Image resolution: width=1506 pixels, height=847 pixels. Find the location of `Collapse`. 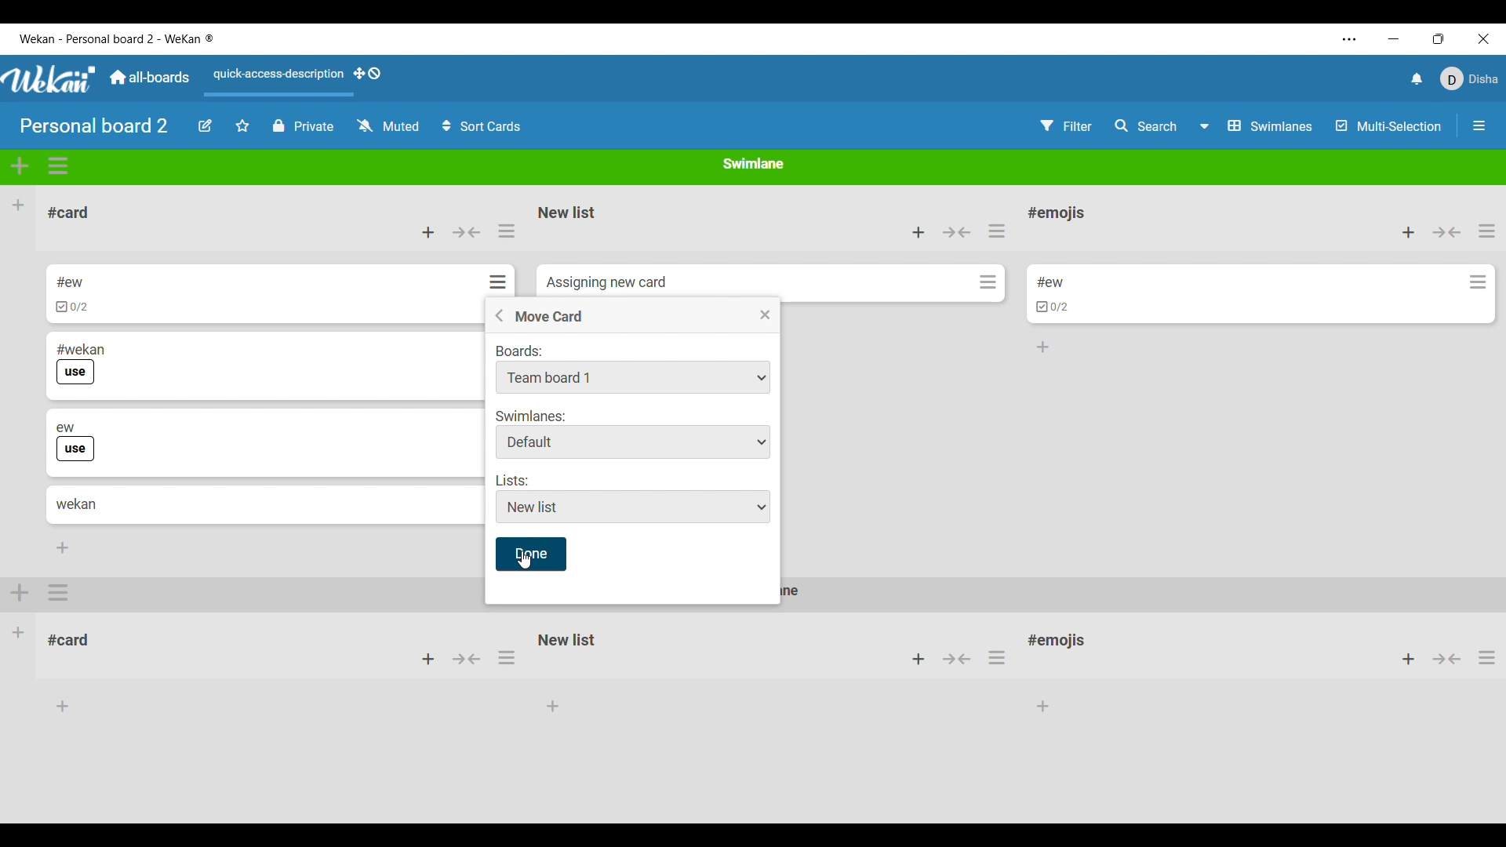

Collapse is located at coordinates (957, 232).